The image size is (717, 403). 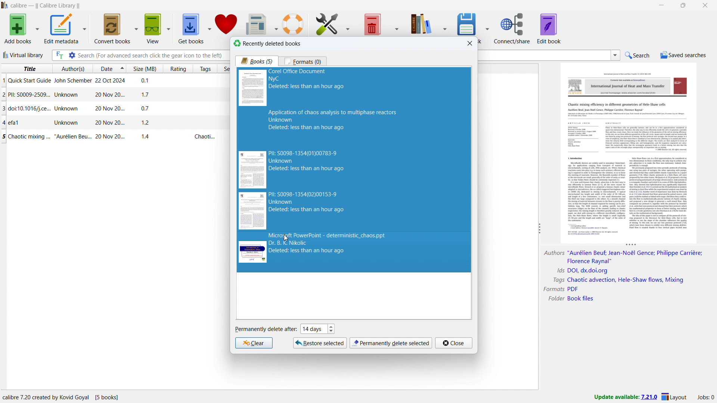 I want to click on sort by rating, so click(x=178, y=69).